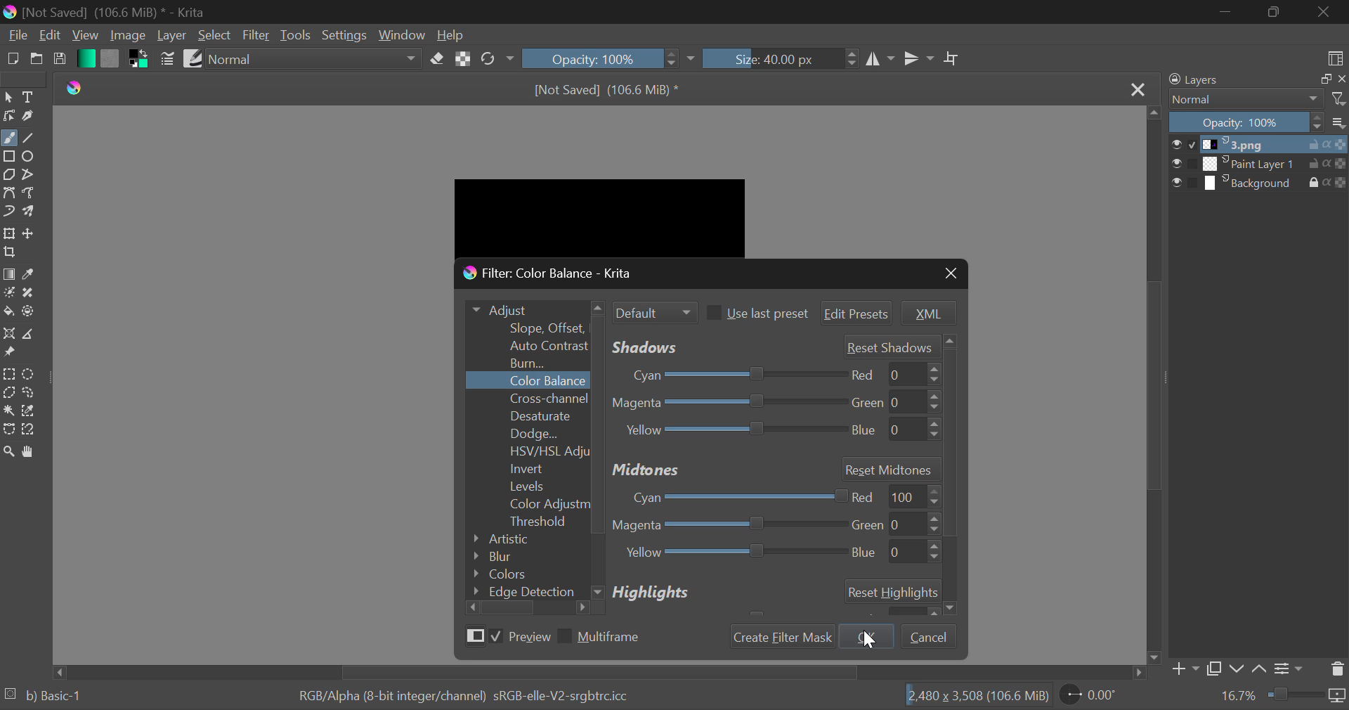 The image size is (1349, 710). I want to click on Delete Layer, so click(1337, 669).